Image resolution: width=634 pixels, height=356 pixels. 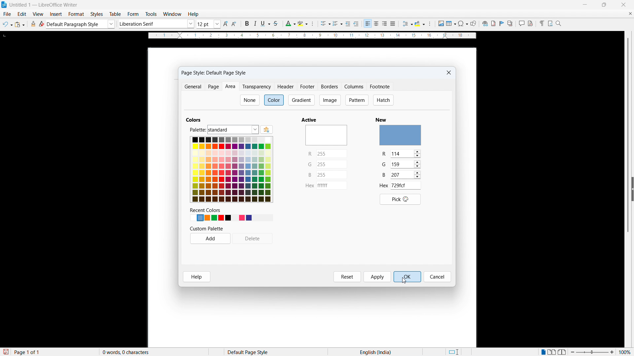 What do you see at coordinates (401, 199) in the screenshot?
I see `pick ` at bounding box center [401, 199].